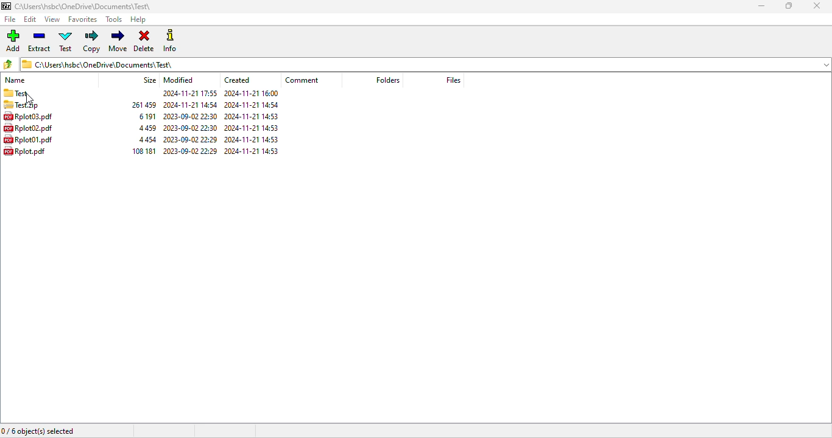 The width and height of the screenshot is (832, 438). Describe the element at coordinates (16, 93) in the screenshot. I see `test ` at that location.